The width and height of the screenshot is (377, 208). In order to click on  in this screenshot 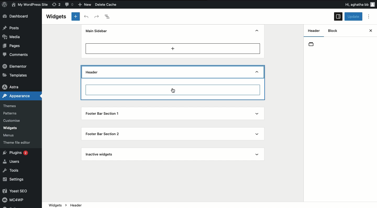, I will do `click(70, 5)`.